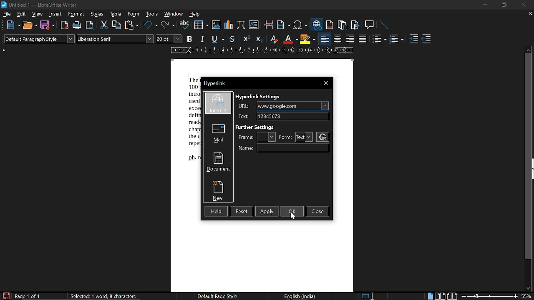 The height and width of the screenshot is (300, 534). Describe the element at coordinates (173, 15) in the screenshot. I see `window` at that location.